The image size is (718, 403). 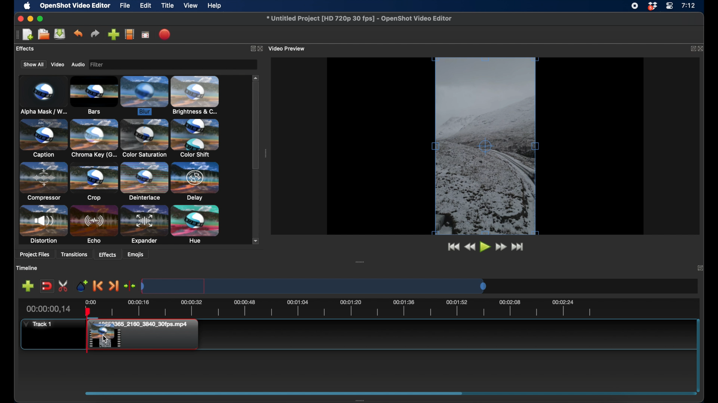 I want to click on chroma key, so click(x=94, y=138).